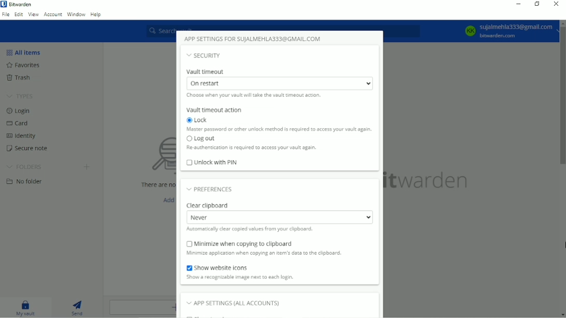  What do you see at coordinates (19, 78) in the screenshot?
I see `Trash` at bounding box center [19, 78].